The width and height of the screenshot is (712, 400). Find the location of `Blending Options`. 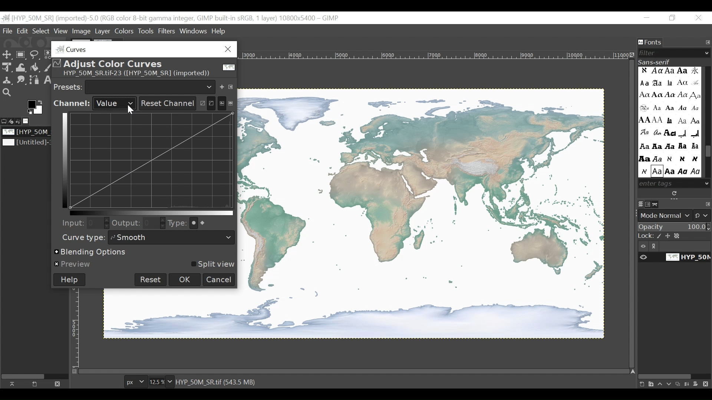

Blending Options is located at coordinates (92, 253).